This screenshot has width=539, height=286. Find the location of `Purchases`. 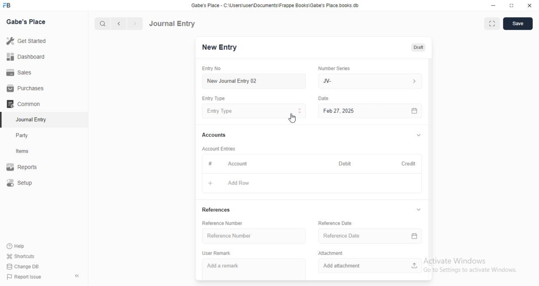

Purchases is located at coordinates (24, 87).